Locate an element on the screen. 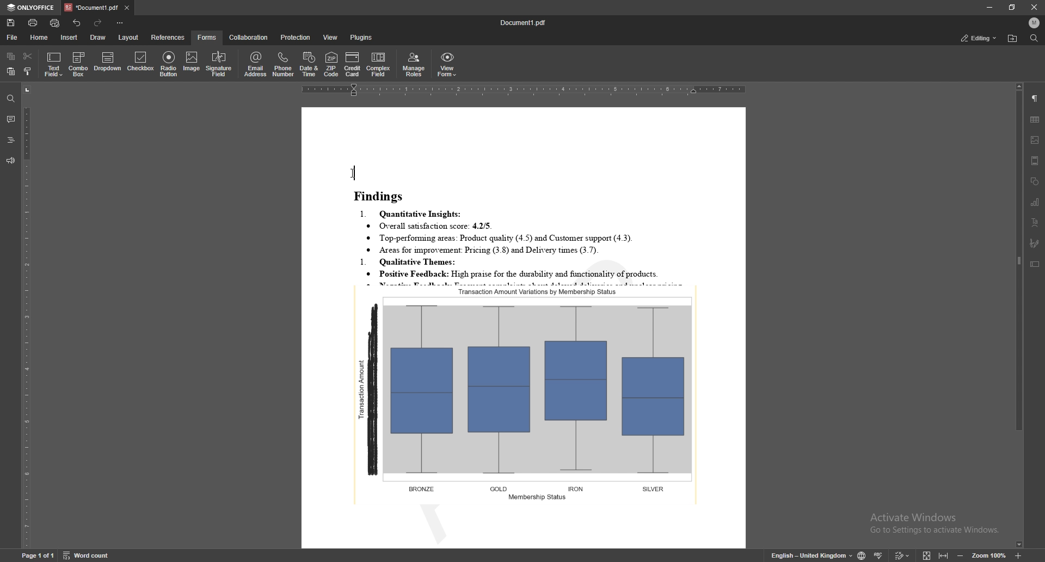 The width and height of the screenshot is (1045, 562). phone number is located at coordinates (284, 64).